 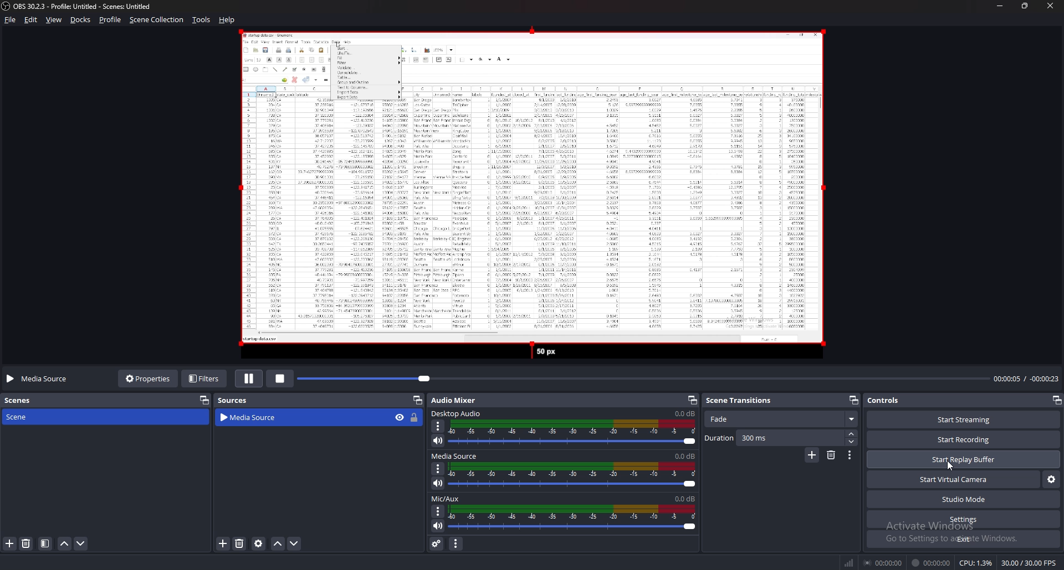 What do you see at coordinates (278, 543) in the screenshot?
I see `move source up` at bounding box center [278, 543].